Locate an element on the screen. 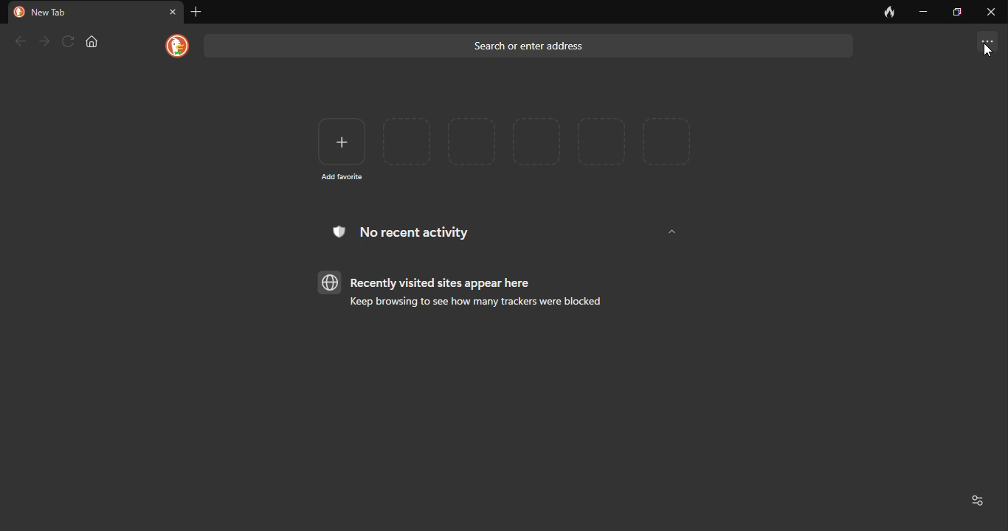 This screenshot has height=531, width=1008. minimize is located at coordinates (924, 10).